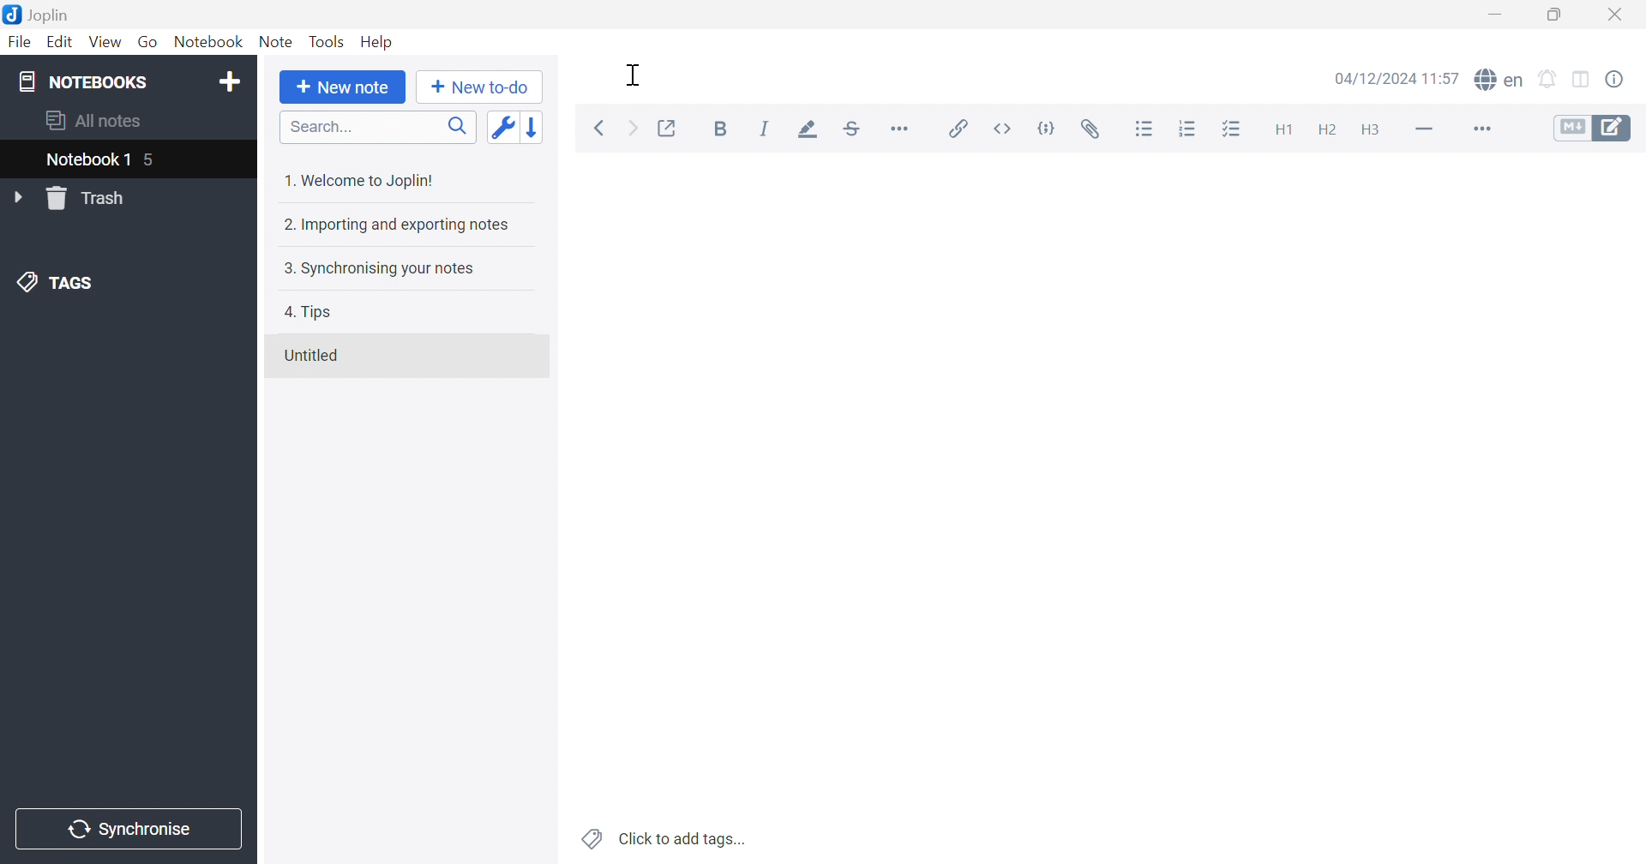 The height and width of the screenshot is (864, 1646). Describe the element at coordinates (1396, 78) in the screenshot. I see `04/12/2024 11:57` at that location.